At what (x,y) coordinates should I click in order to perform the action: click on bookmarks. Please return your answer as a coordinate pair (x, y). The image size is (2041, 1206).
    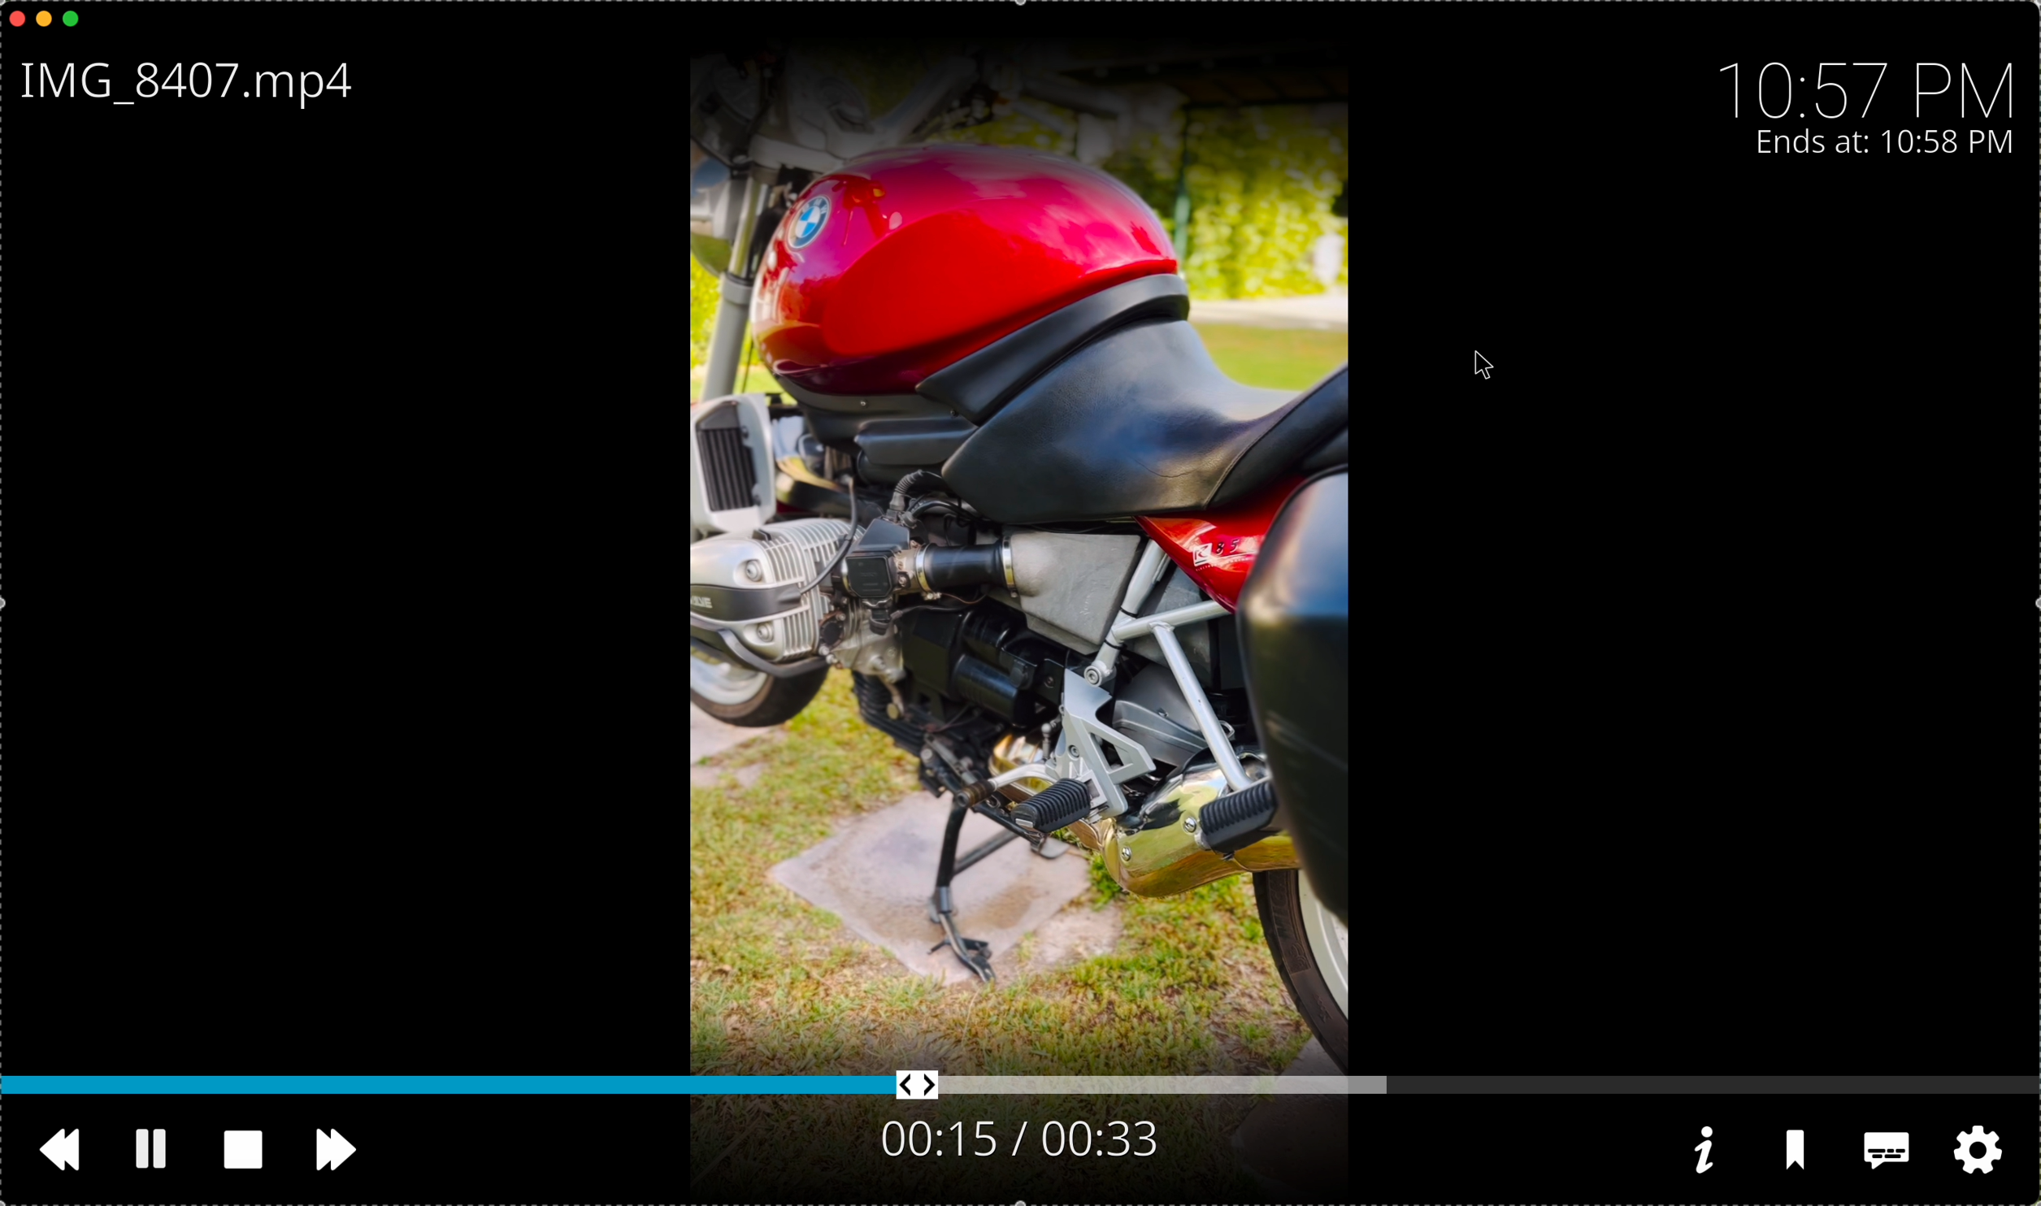
    Looking at the image, I should click on (1799, 1152).